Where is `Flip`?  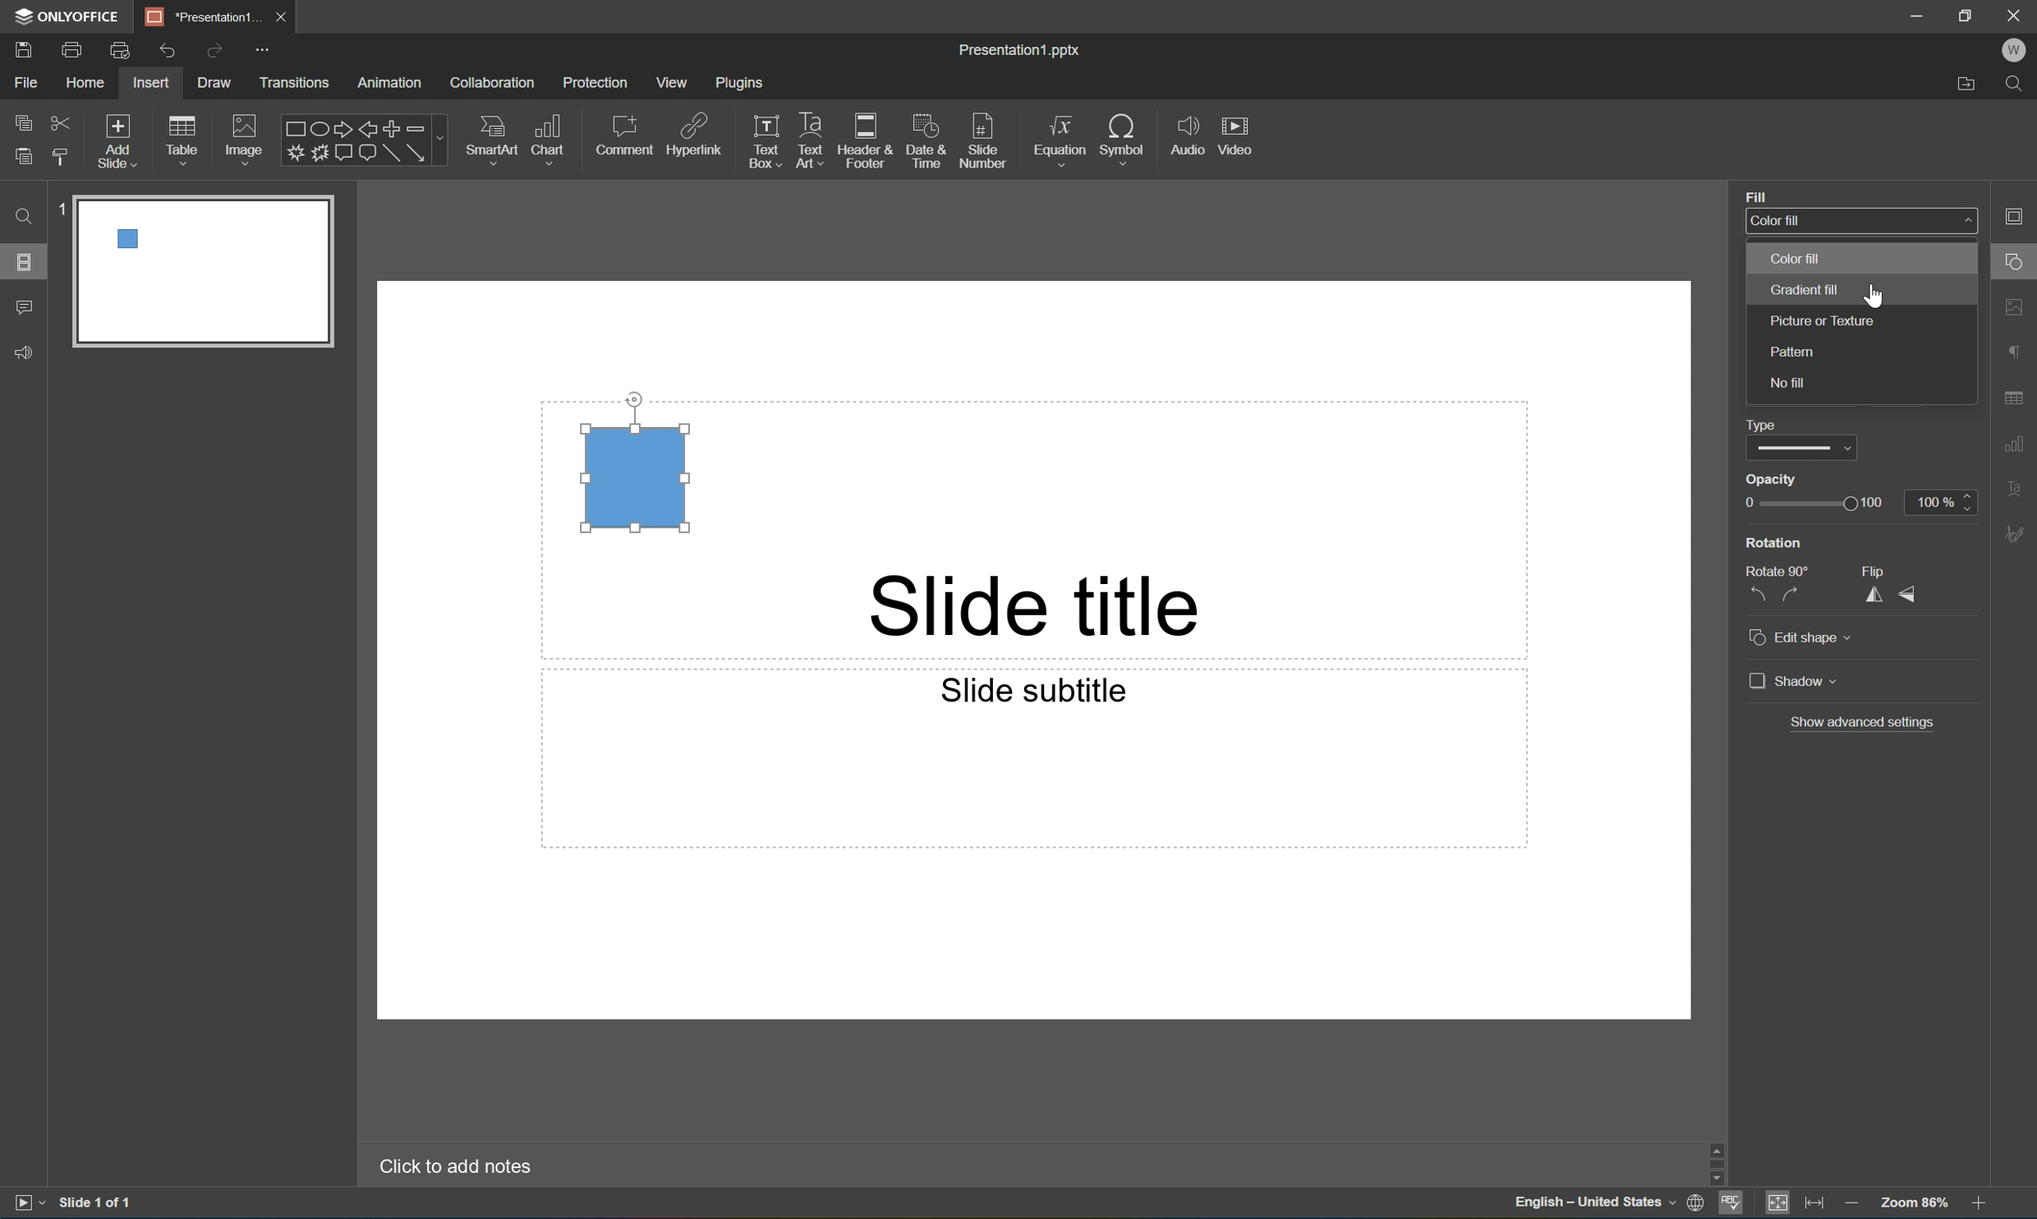
Flip is located at coordinates (1877, 570).